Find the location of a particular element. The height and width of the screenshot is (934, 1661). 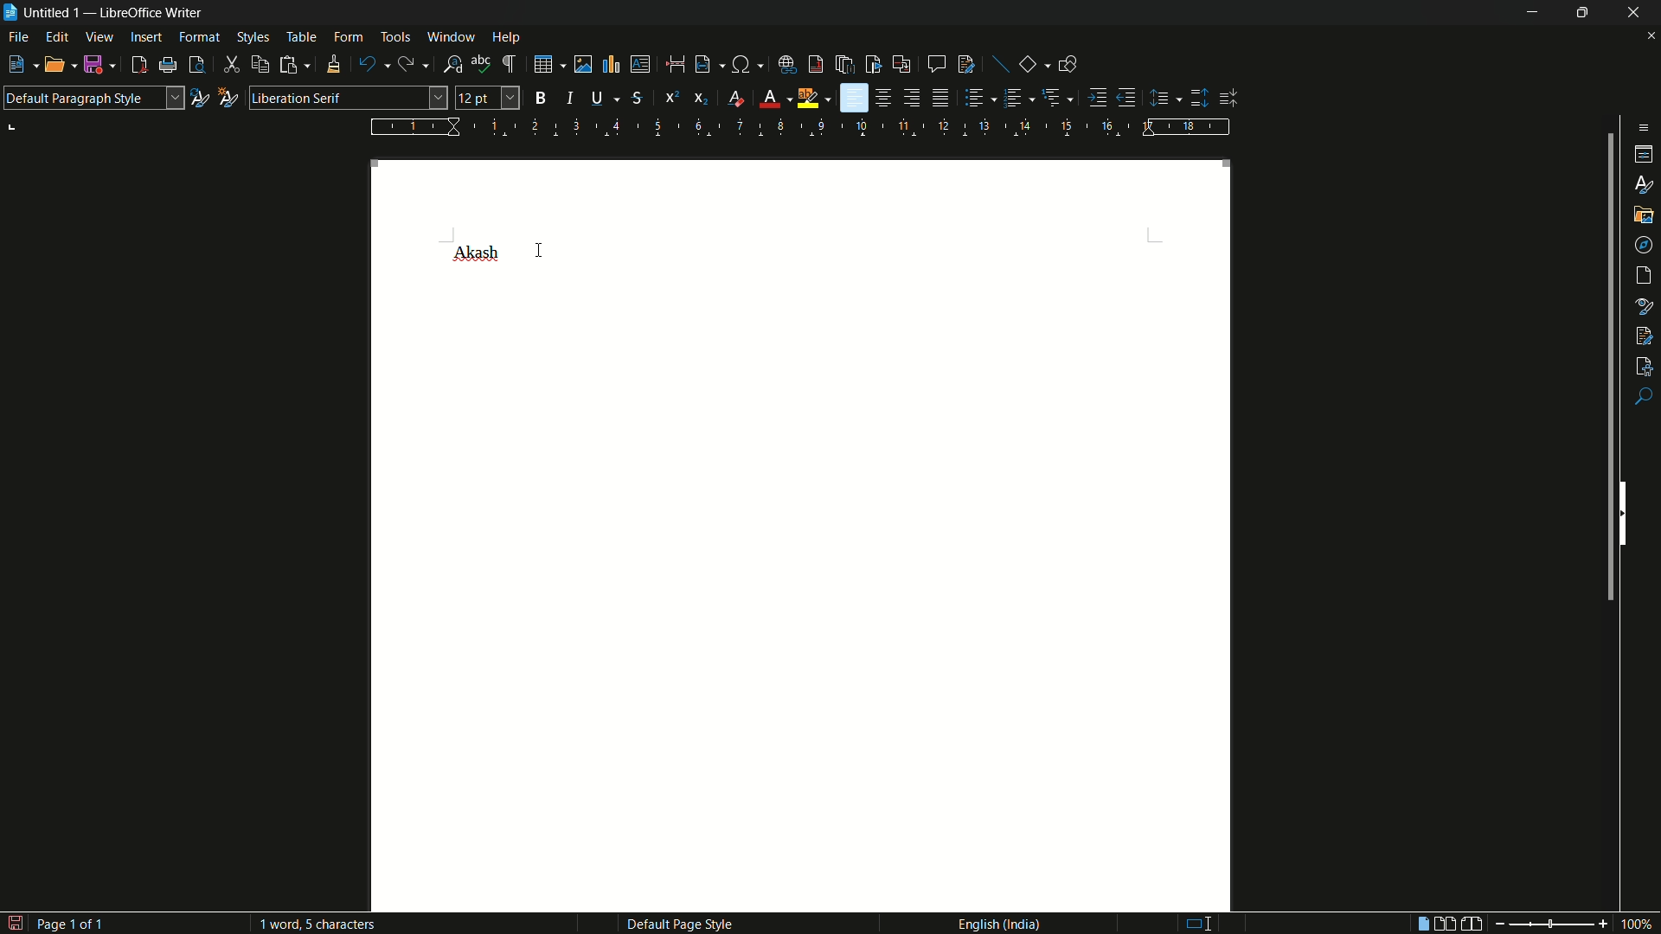

maximize or restore is located at coordinates (1581, 13).